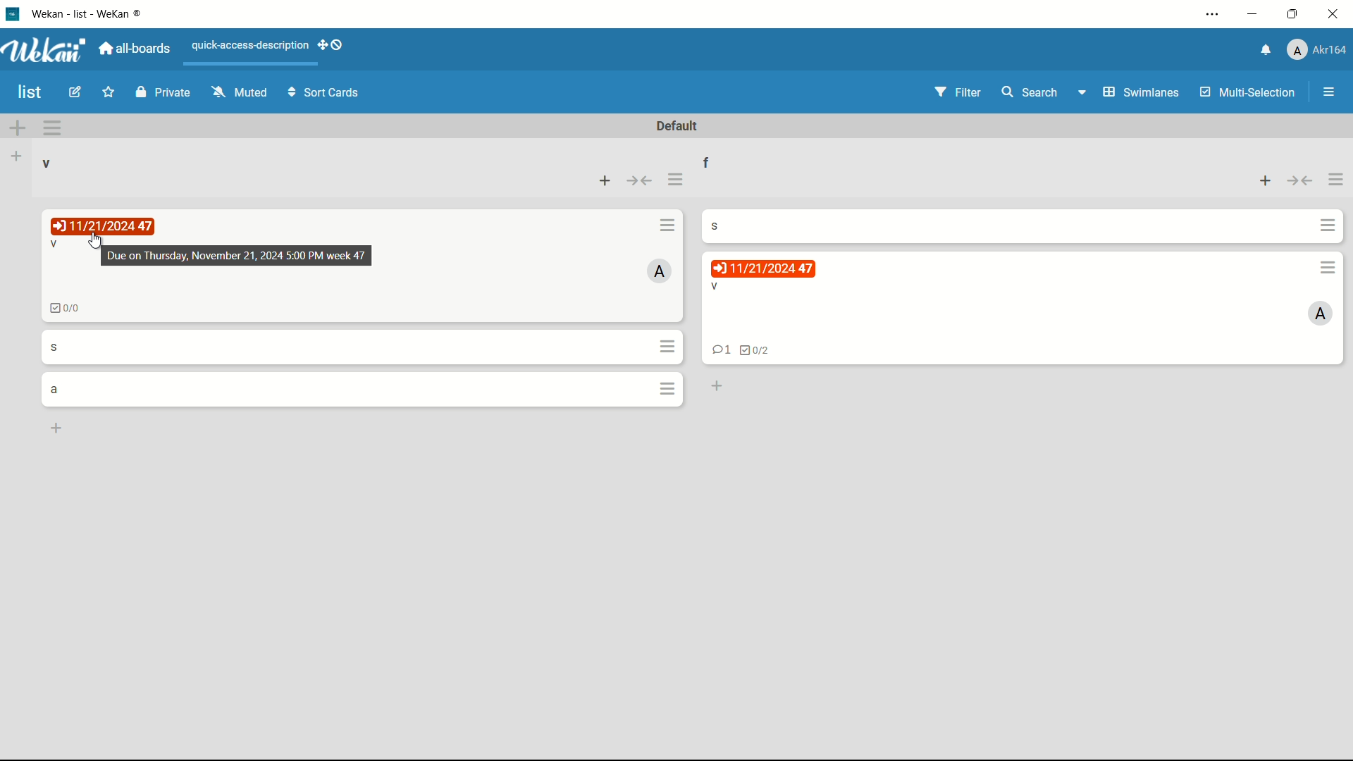  What do you see at coordinates (250, 45) in the screenshot?
I see `quick-access-description` at bounding box center [250, 45].